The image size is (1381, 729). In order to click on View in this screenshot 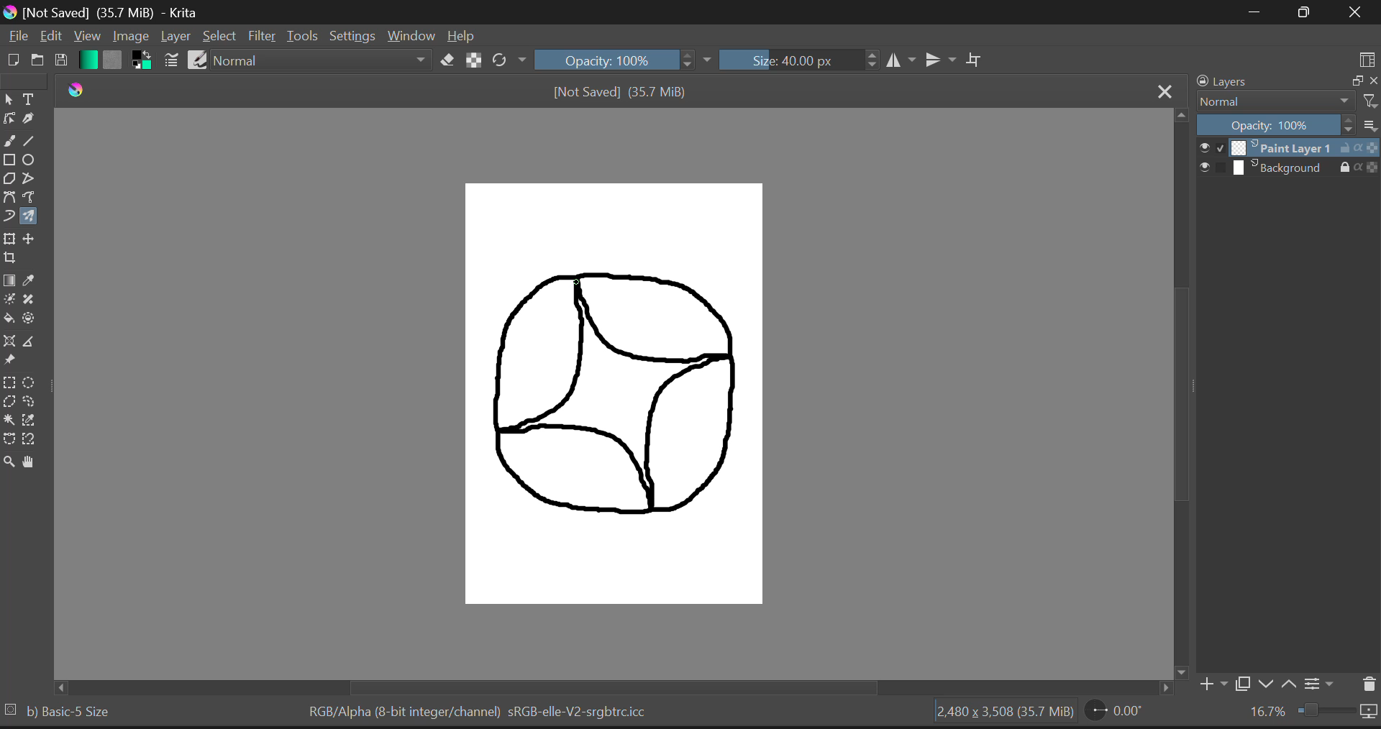, I will do `click(86, 36)`.